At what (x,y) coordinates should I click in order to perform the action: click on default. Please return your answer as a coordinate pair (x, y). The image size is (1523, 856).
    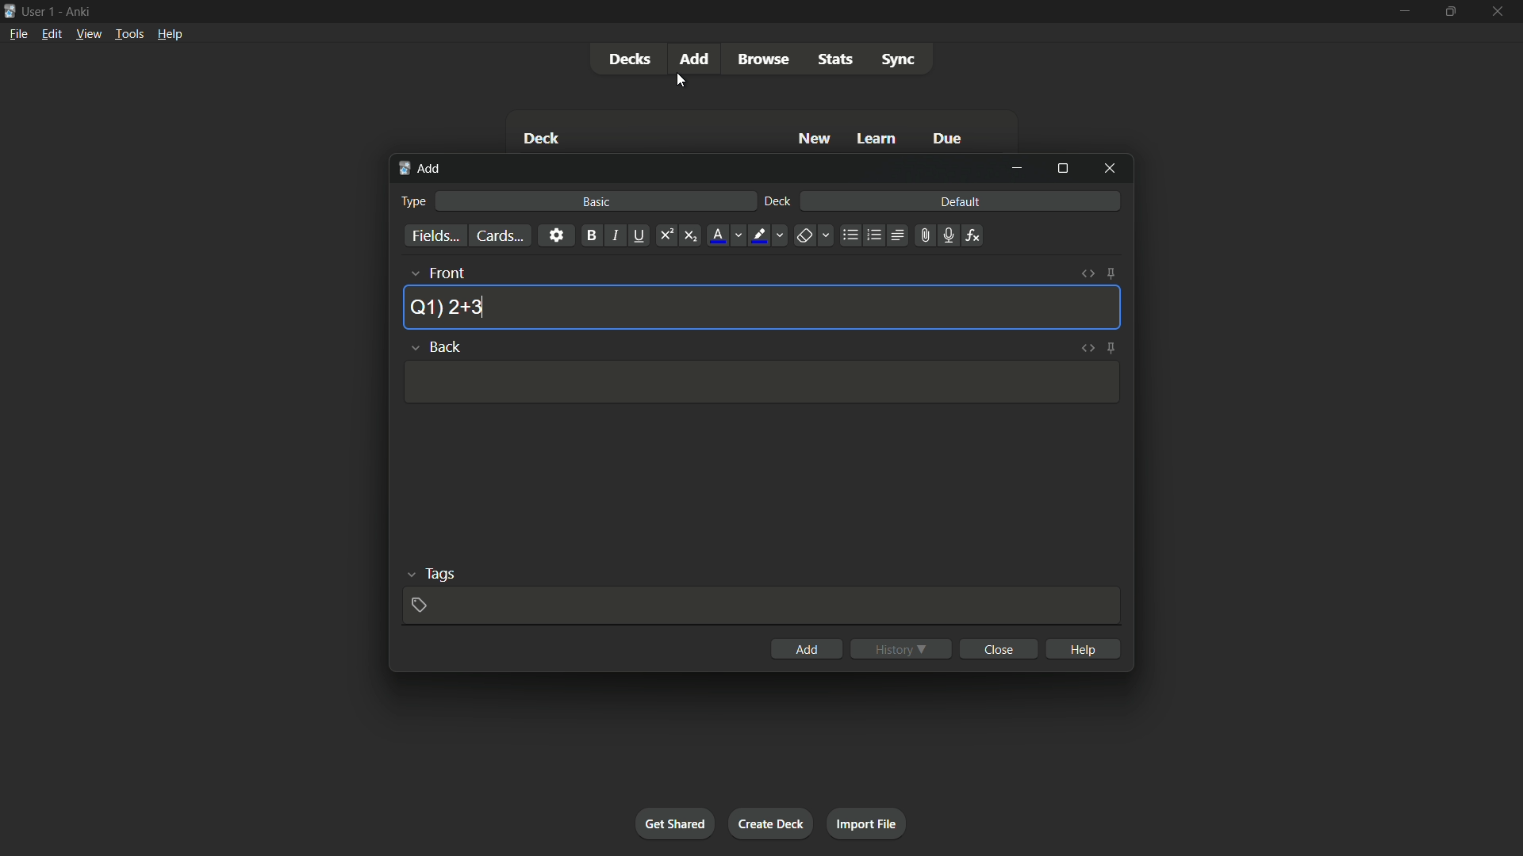
    Looking at the image, I should click on (960, 201).